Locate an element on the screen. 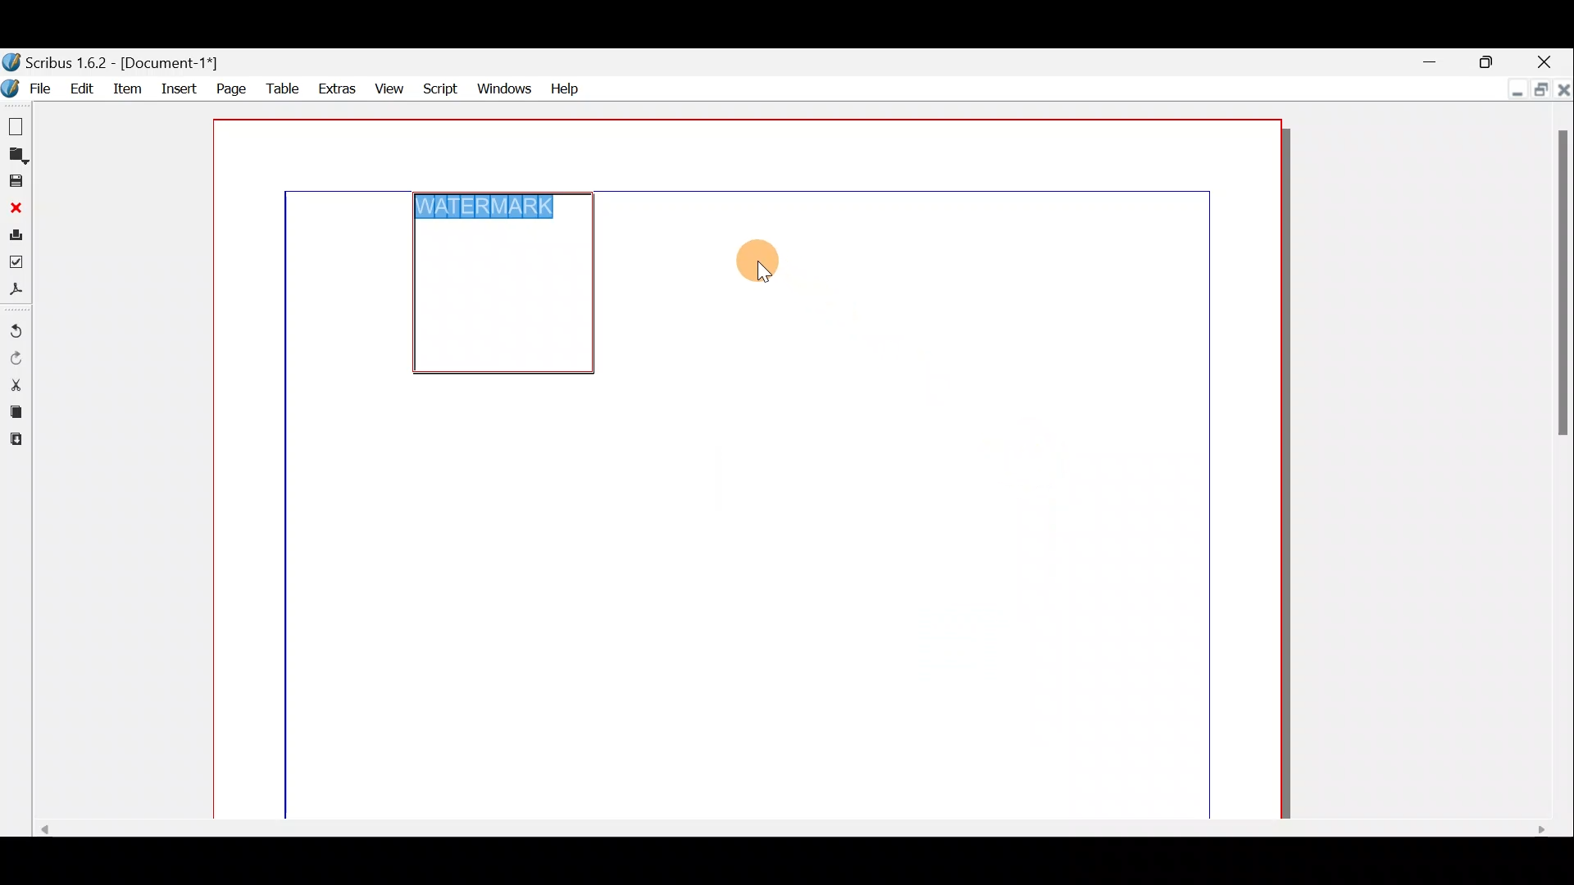 This screenshot has height=885, width=1574. Insert is located at coordinates (180, 86).